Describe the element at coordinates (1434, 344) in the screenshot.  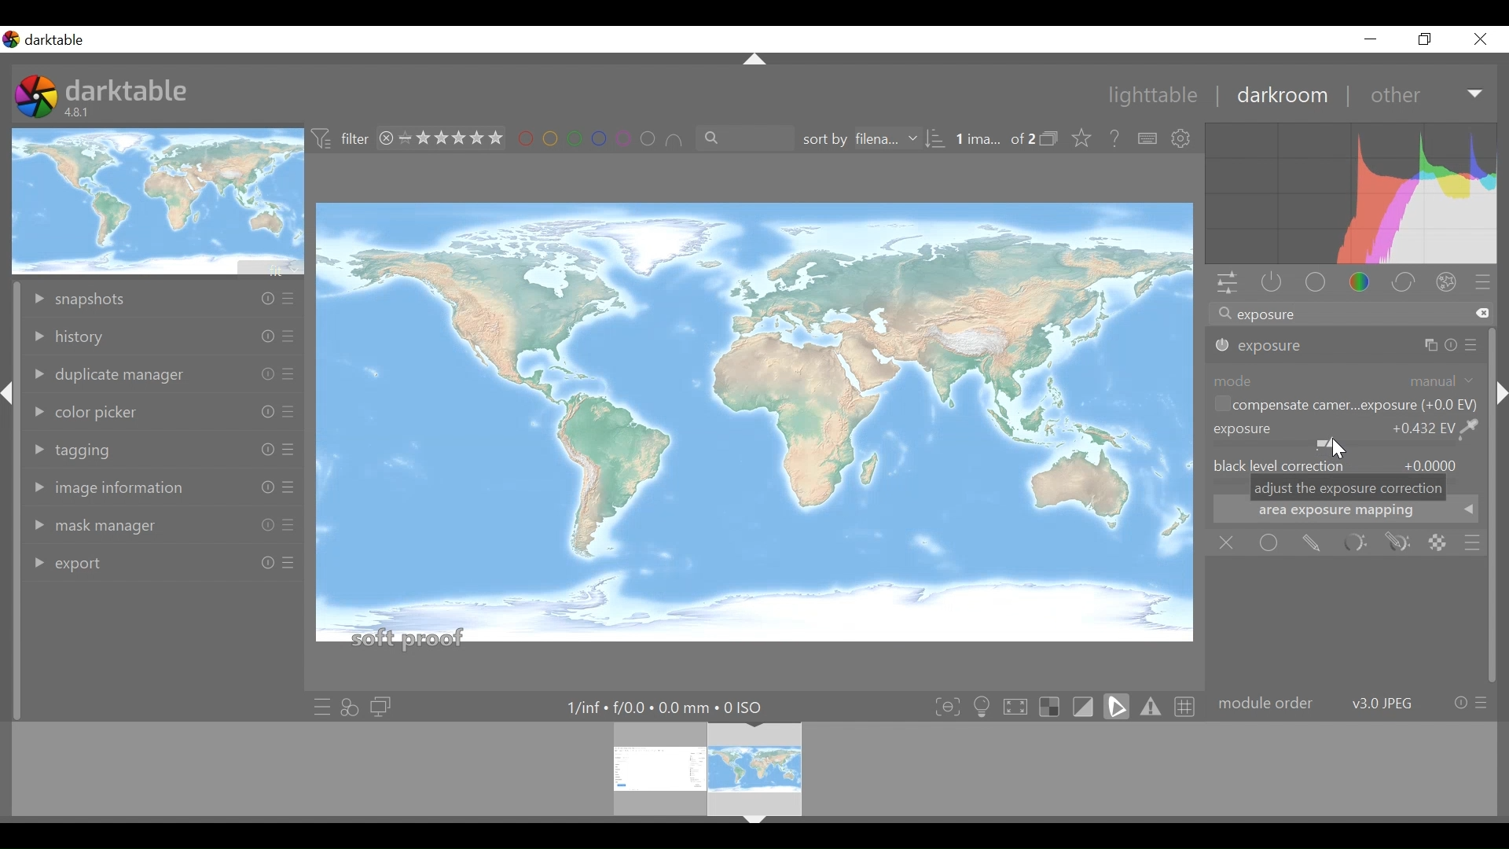
I see `` at that location.